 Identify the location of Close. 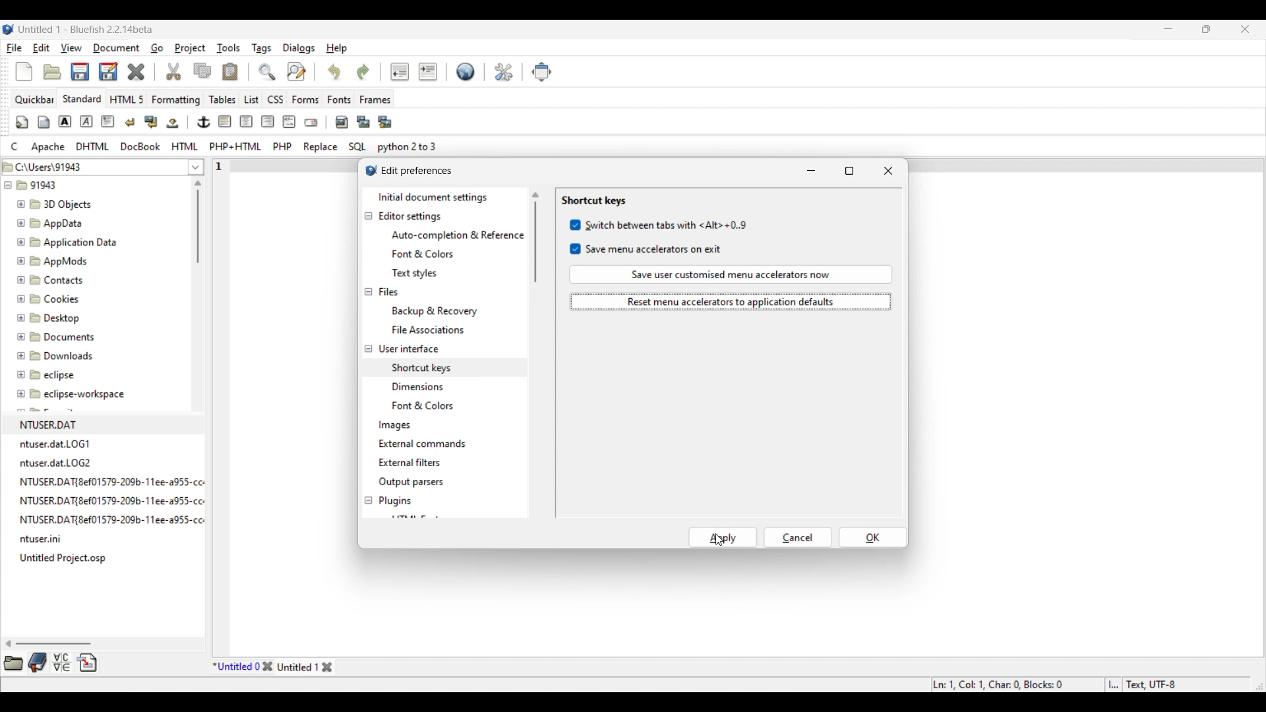
(267, 667).